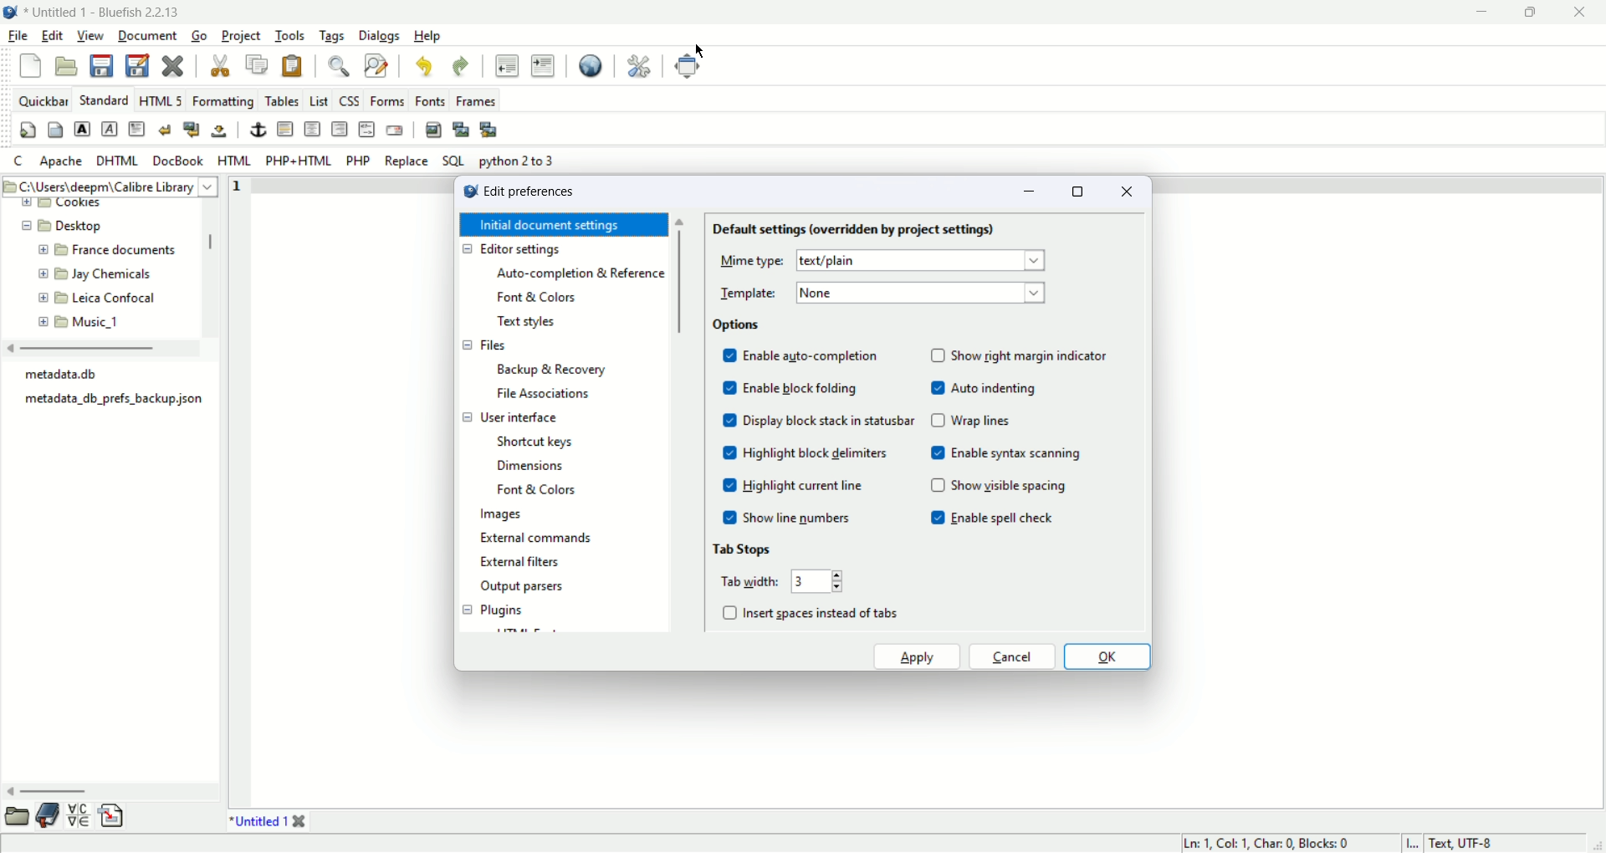  Describe the element at coordinates (1028, 191) in the screenshot. I see `minimize` at that location.